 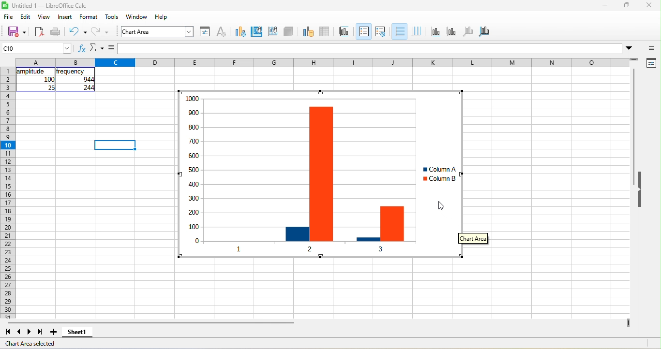 I want to click on y axis, so click(x=451, y=32).